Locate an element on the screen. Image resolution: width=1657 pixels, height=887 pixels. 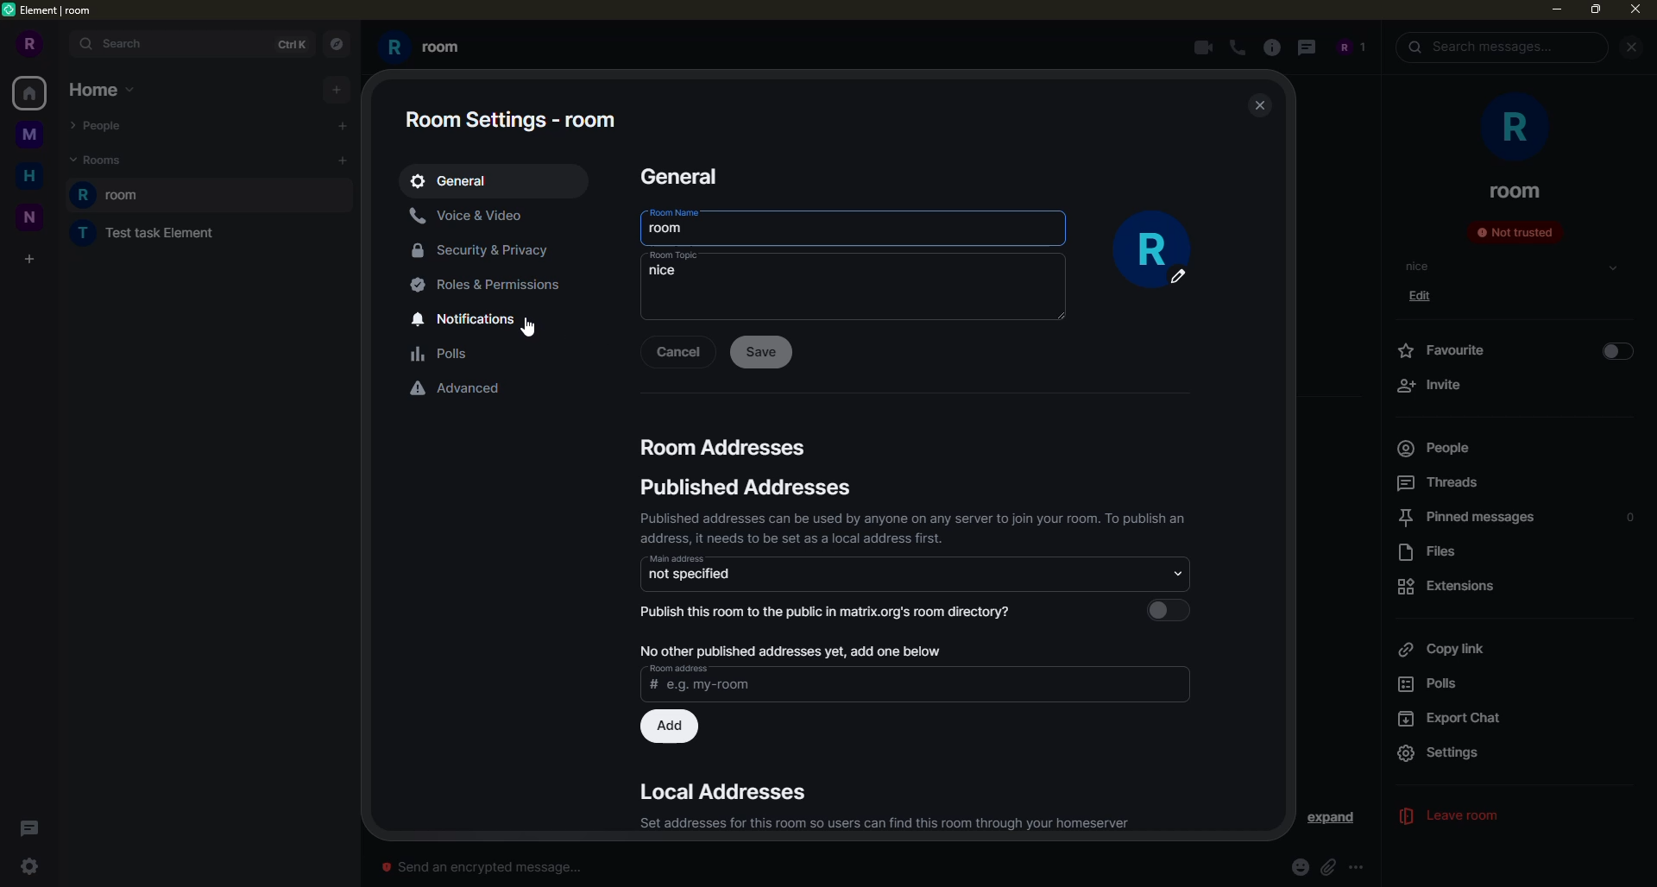
published addresses is located at coordinates (752, 487).